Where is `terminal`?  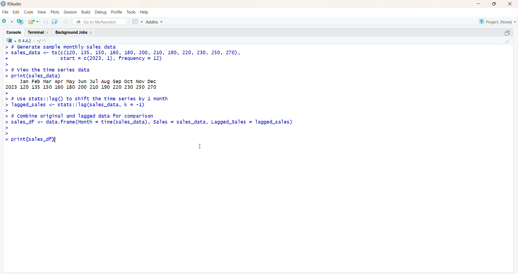
terminal is located at coordinates (38, 32).